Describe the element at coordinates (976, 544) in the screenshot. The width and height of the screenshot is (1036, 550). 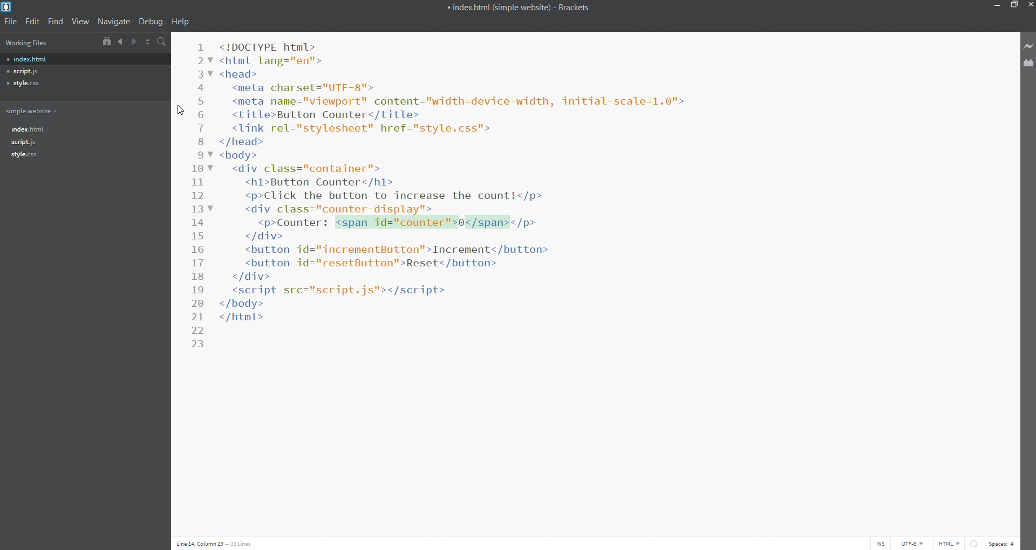
I see `error` at that location.